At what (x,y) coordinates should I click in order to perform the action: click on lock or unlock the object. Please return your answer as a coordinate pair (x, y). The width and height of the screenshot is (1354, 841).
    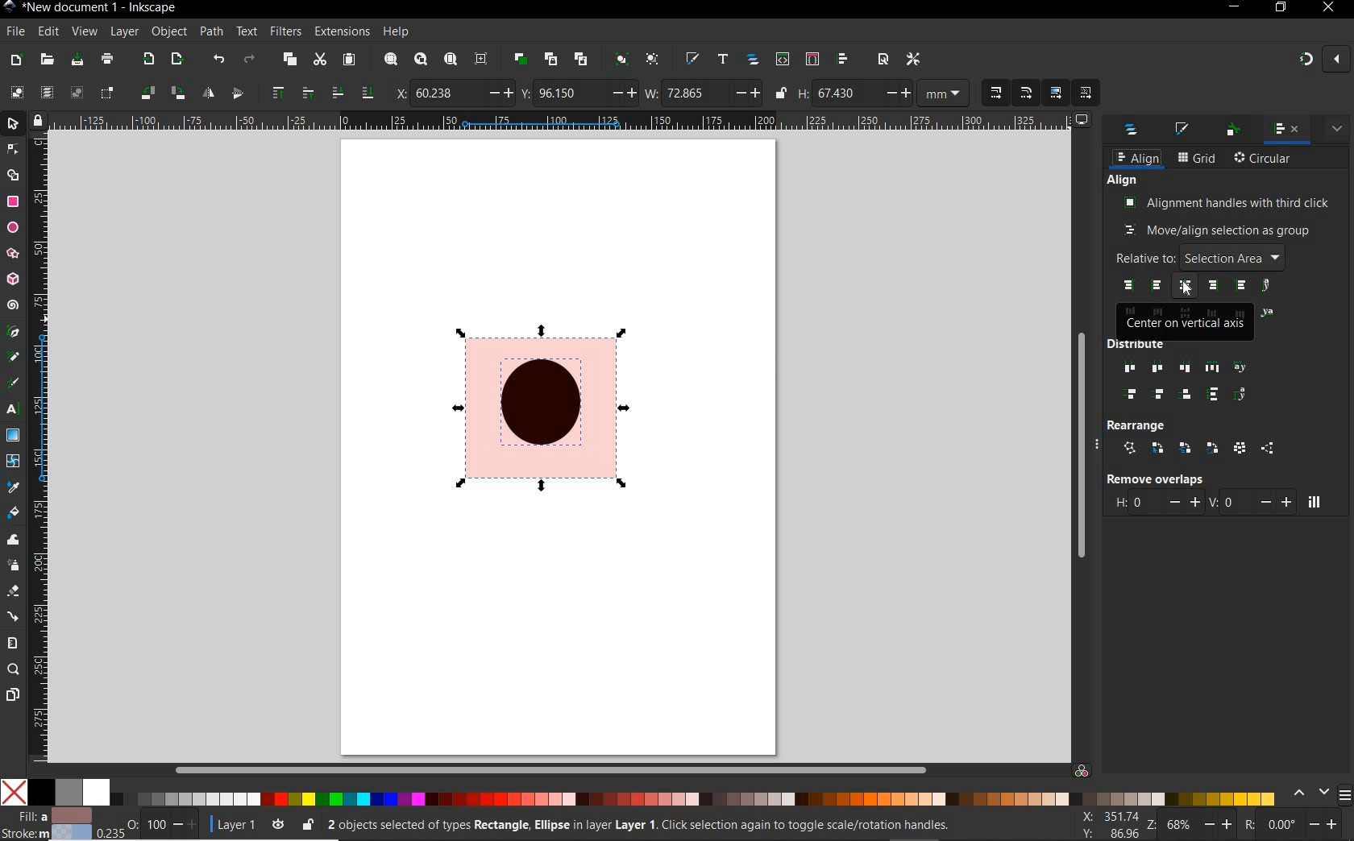
    Looking at the image, I should click on (309, 824).